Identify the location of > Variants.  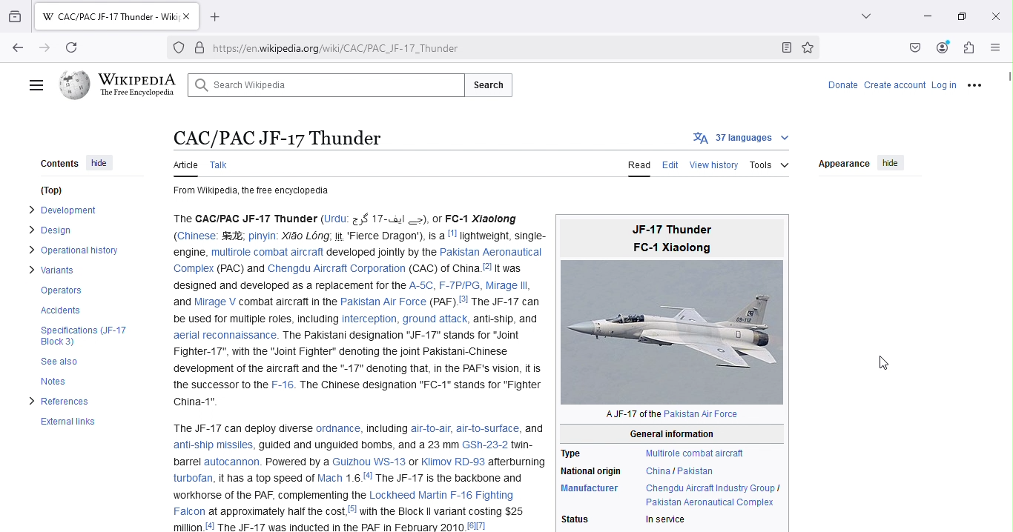
(52, 269).